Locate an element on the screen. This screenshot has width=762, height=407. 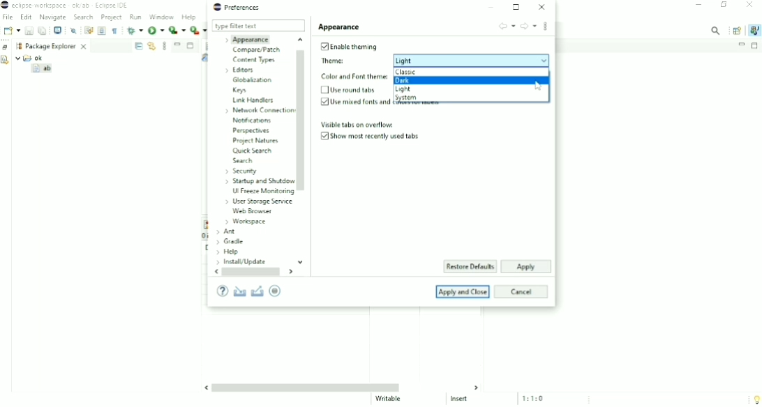
Workspace is located at coordinates (17, 46).